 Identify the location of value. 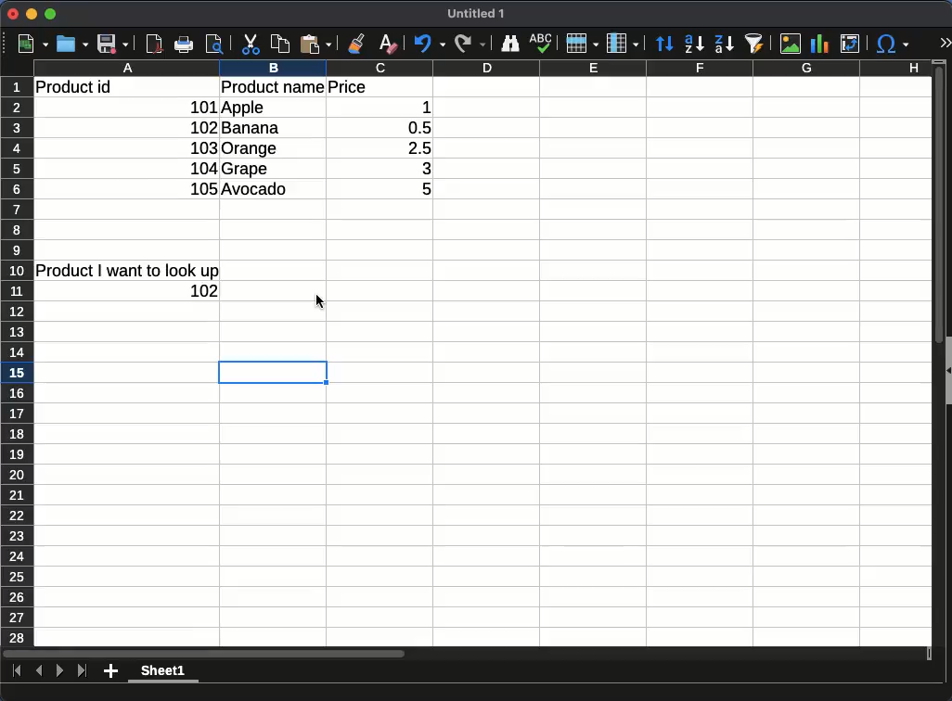
(205, 291).